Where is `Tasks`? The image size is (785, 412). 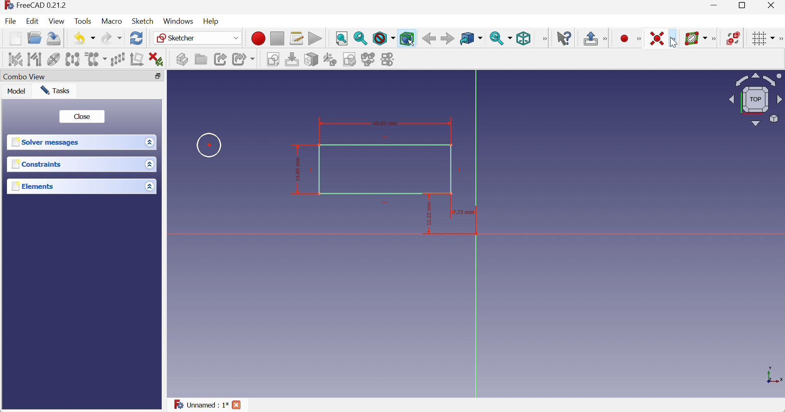
Tasks is located at coordinates (55, 90).